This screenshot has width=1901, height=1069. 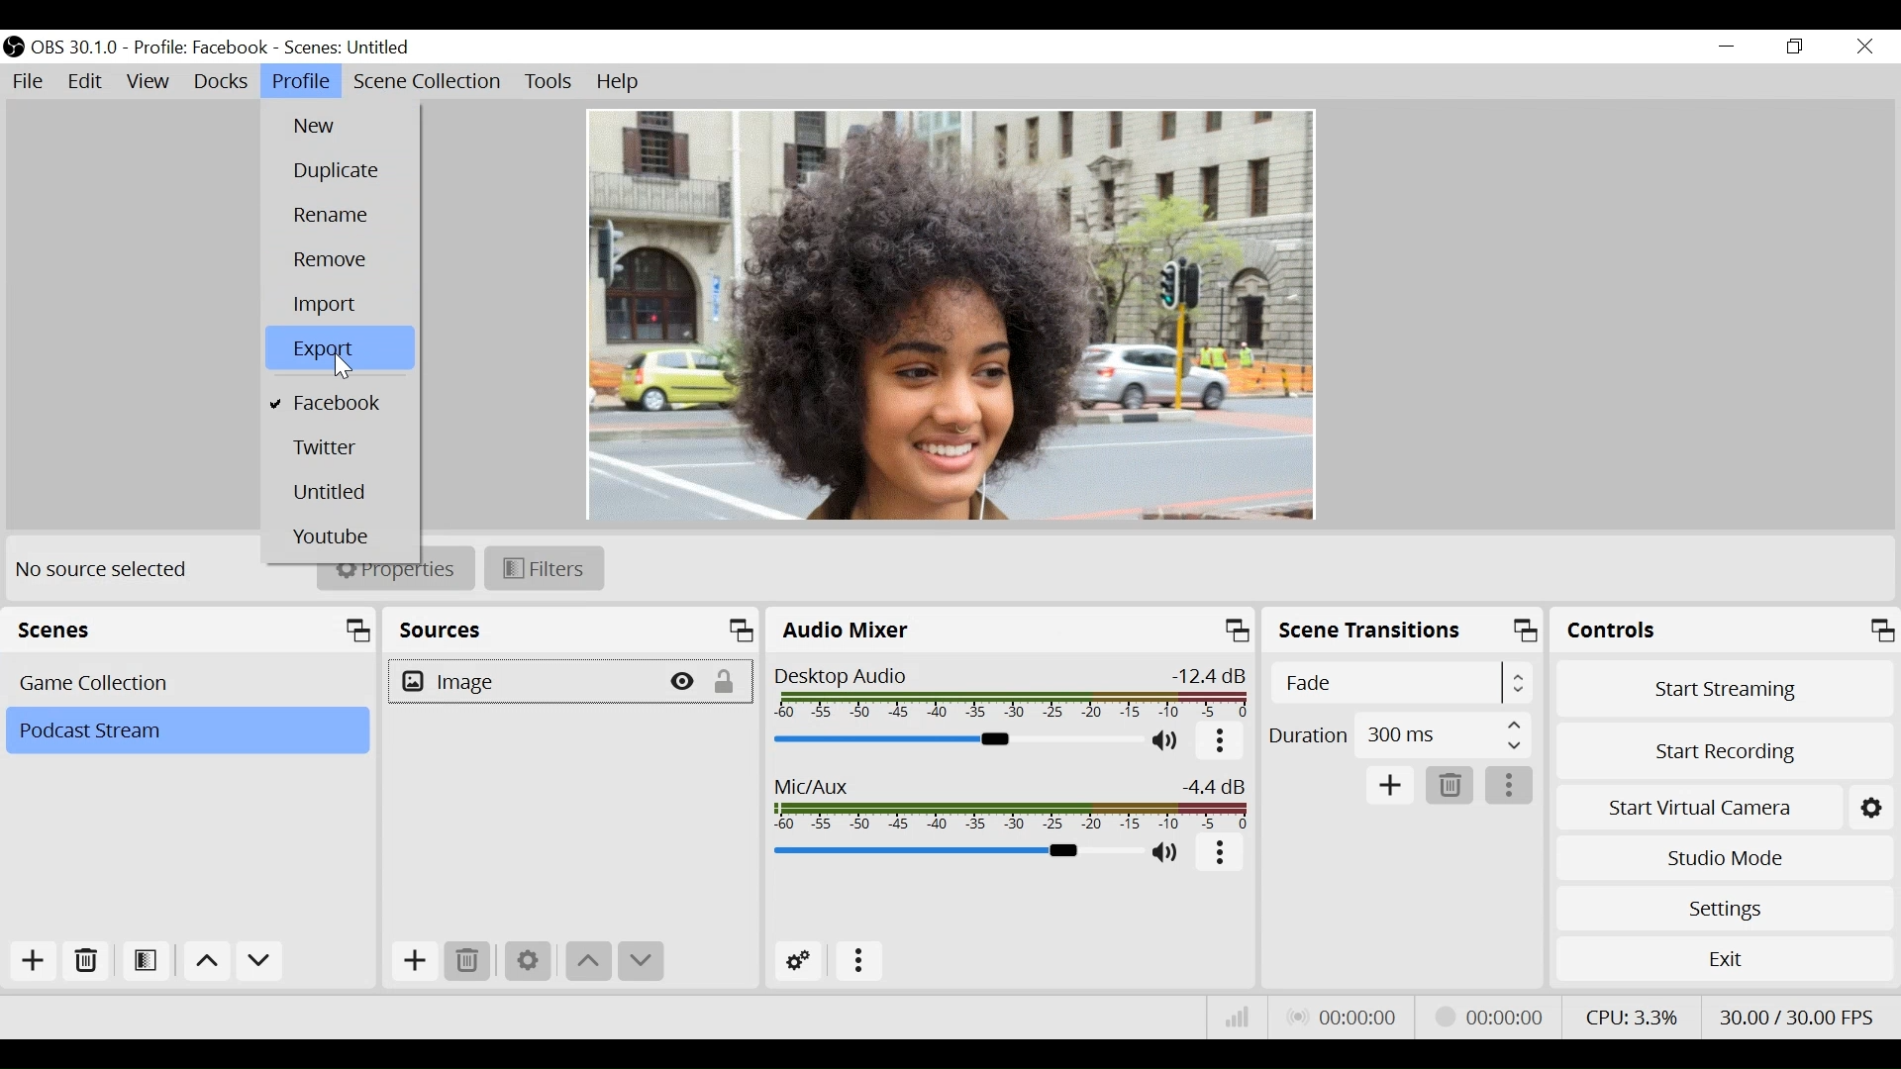 I want to click on File, so click(x=31, y=81).